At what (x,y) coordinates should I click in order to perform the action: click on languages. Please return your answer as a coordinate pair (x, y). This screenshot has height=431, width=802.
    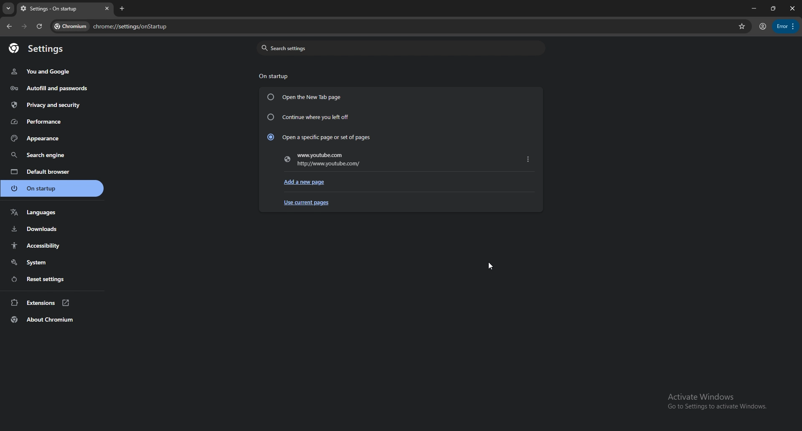
    Looking at the image, I should click on (52, 213).